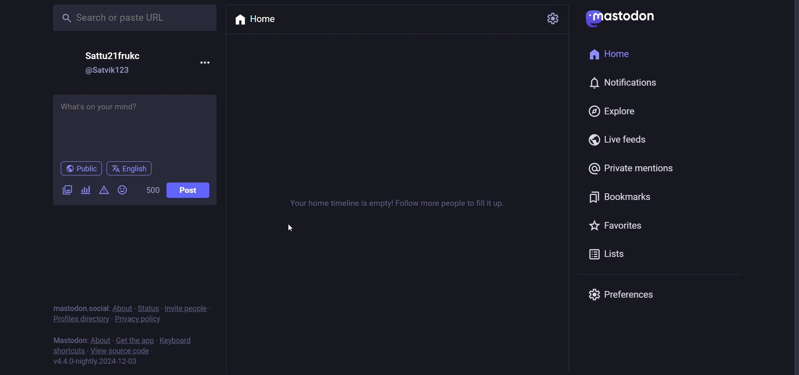 The height and width of the screenshot is (375, 799). I want to click on about, so click(100, 341).